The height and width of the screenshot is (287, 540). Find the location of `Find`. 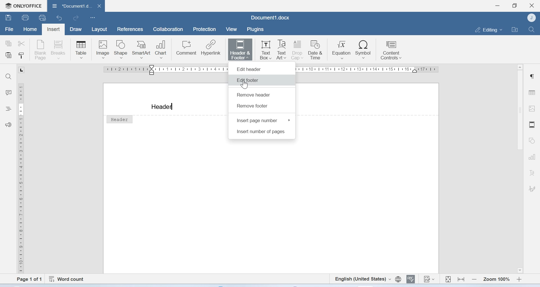

Find is located at coordinates (532, 29).